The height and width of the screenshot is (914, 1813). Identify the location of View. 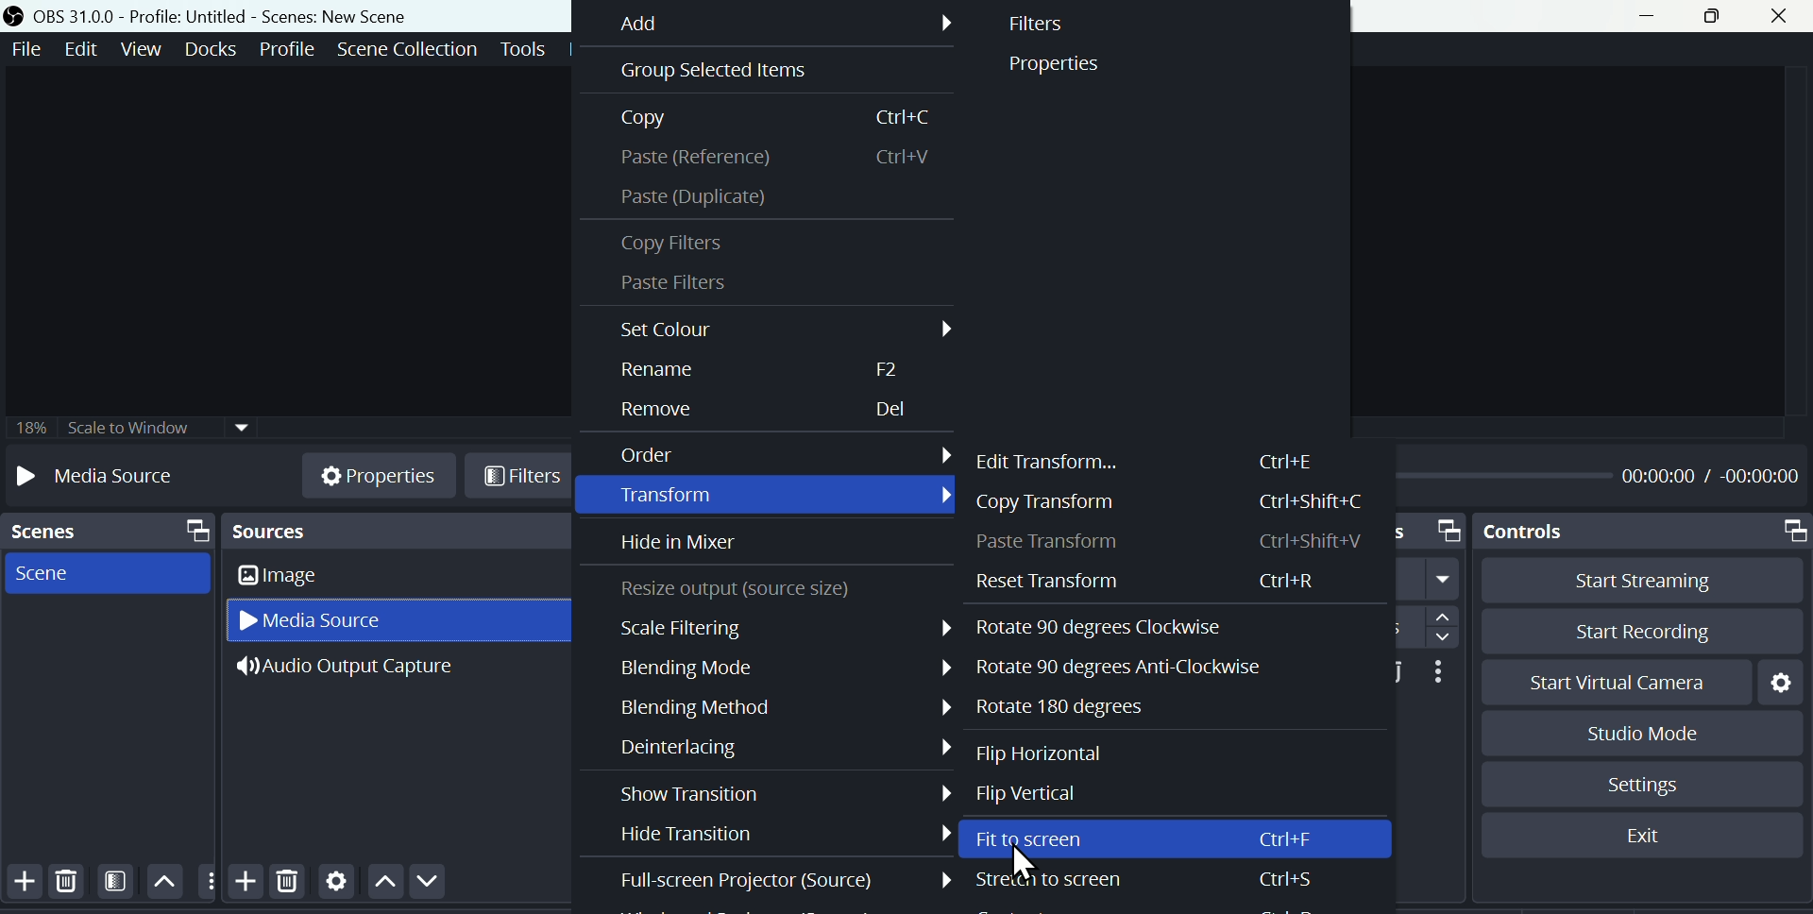
(141, 48).